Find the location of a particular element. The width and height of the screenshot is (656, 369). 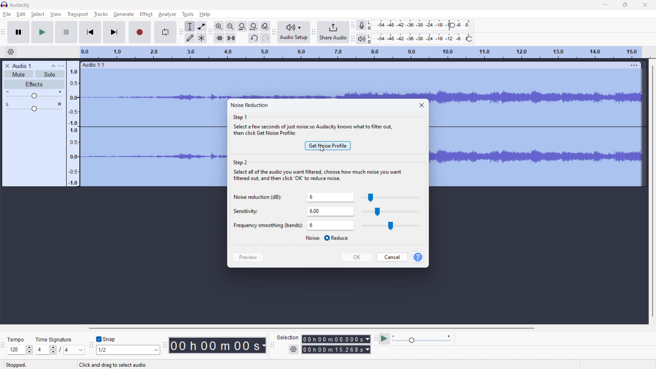

help is located at coordinates (205, 14).